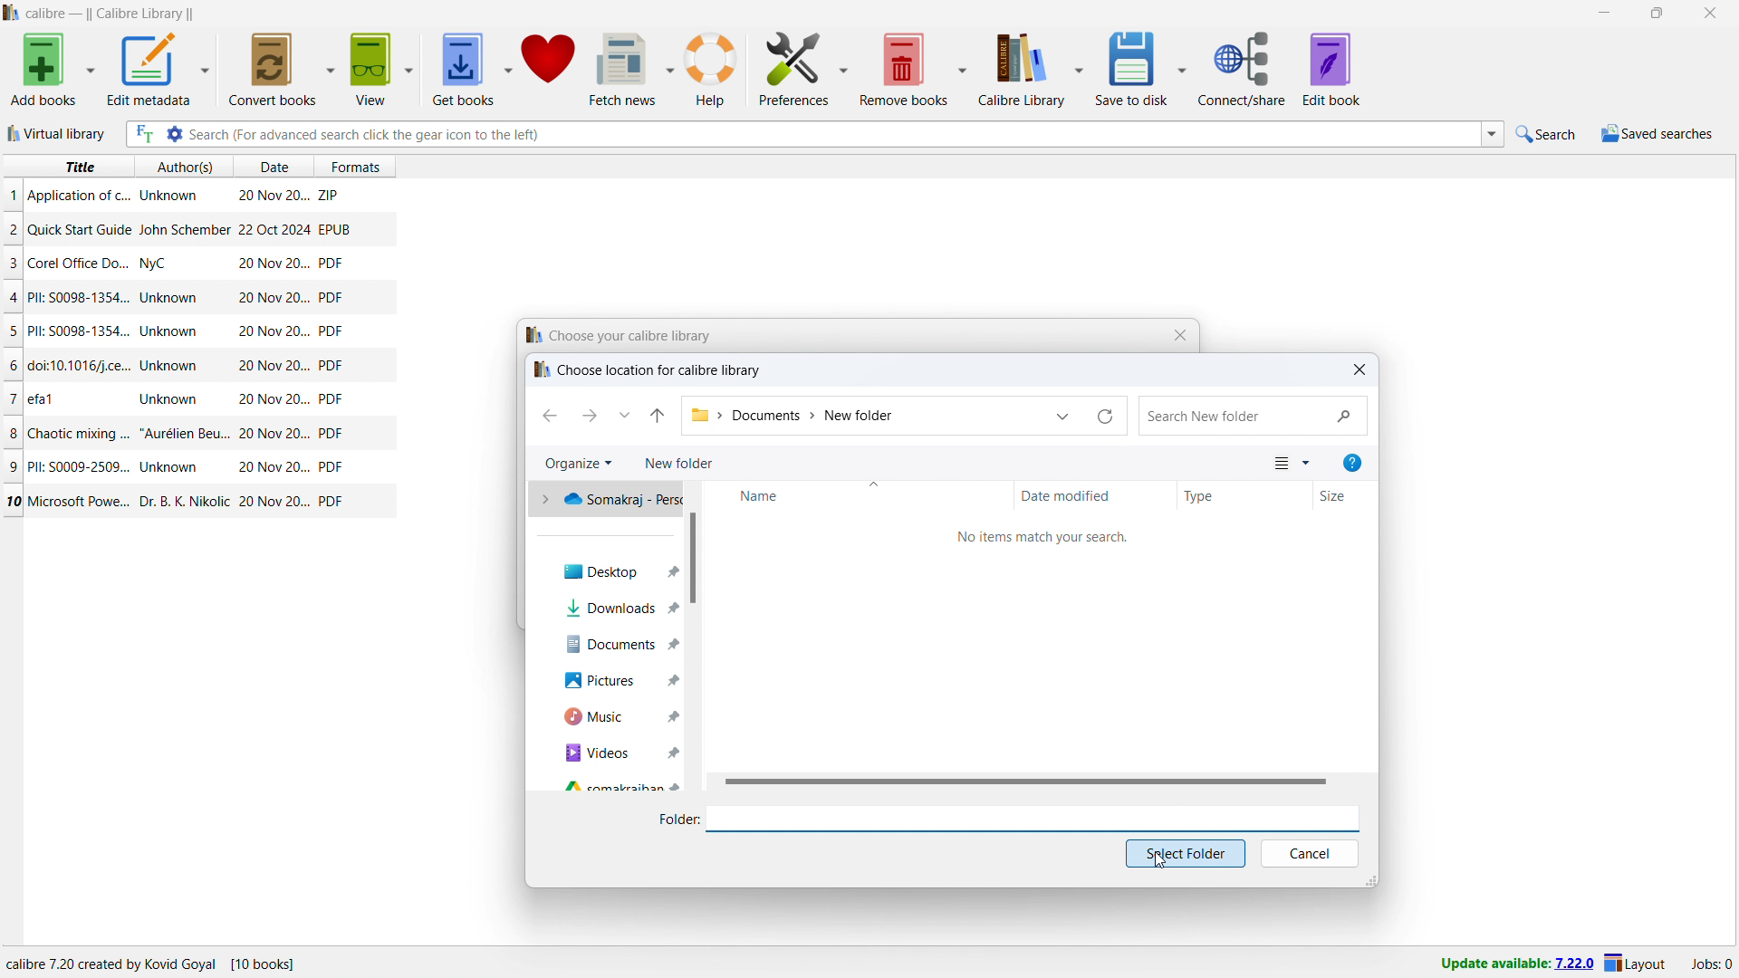  Describe the element at coordinates (625, 414) in the screenshot. I see `recent locations` at that location.